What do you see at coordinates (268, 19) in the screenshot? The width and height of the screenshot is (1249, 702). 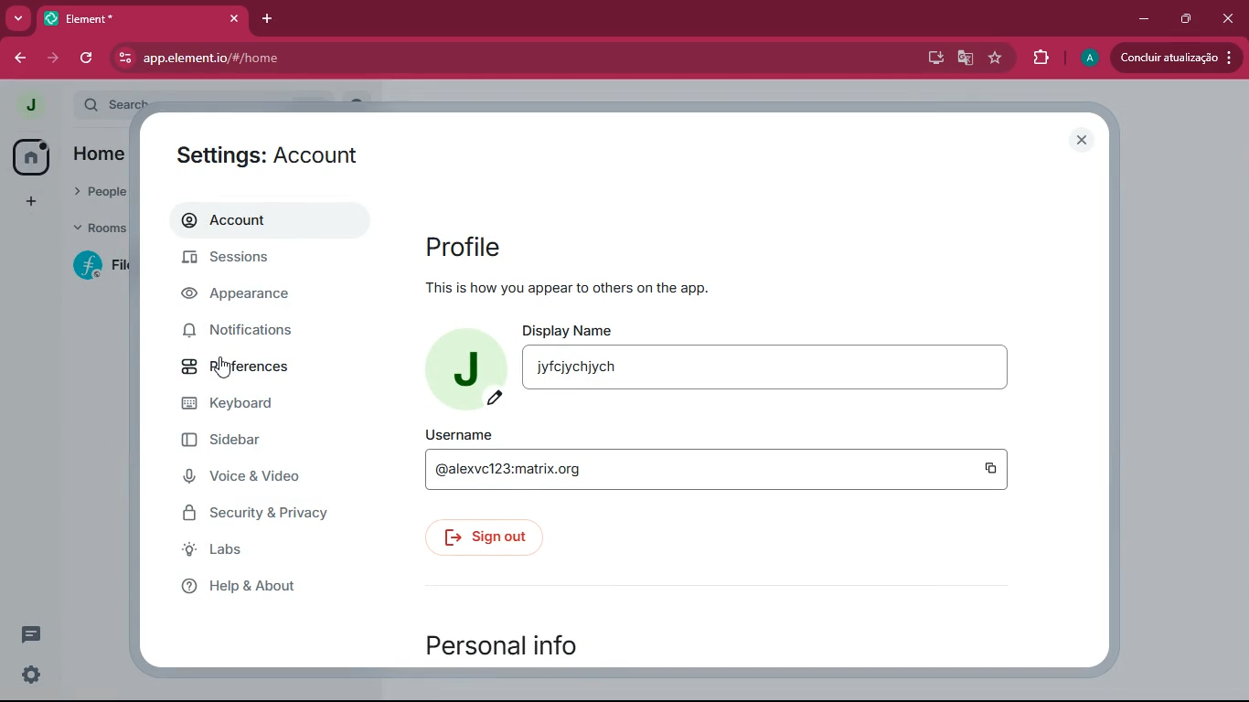 I see `add tab` at bounding box center [268, 19].